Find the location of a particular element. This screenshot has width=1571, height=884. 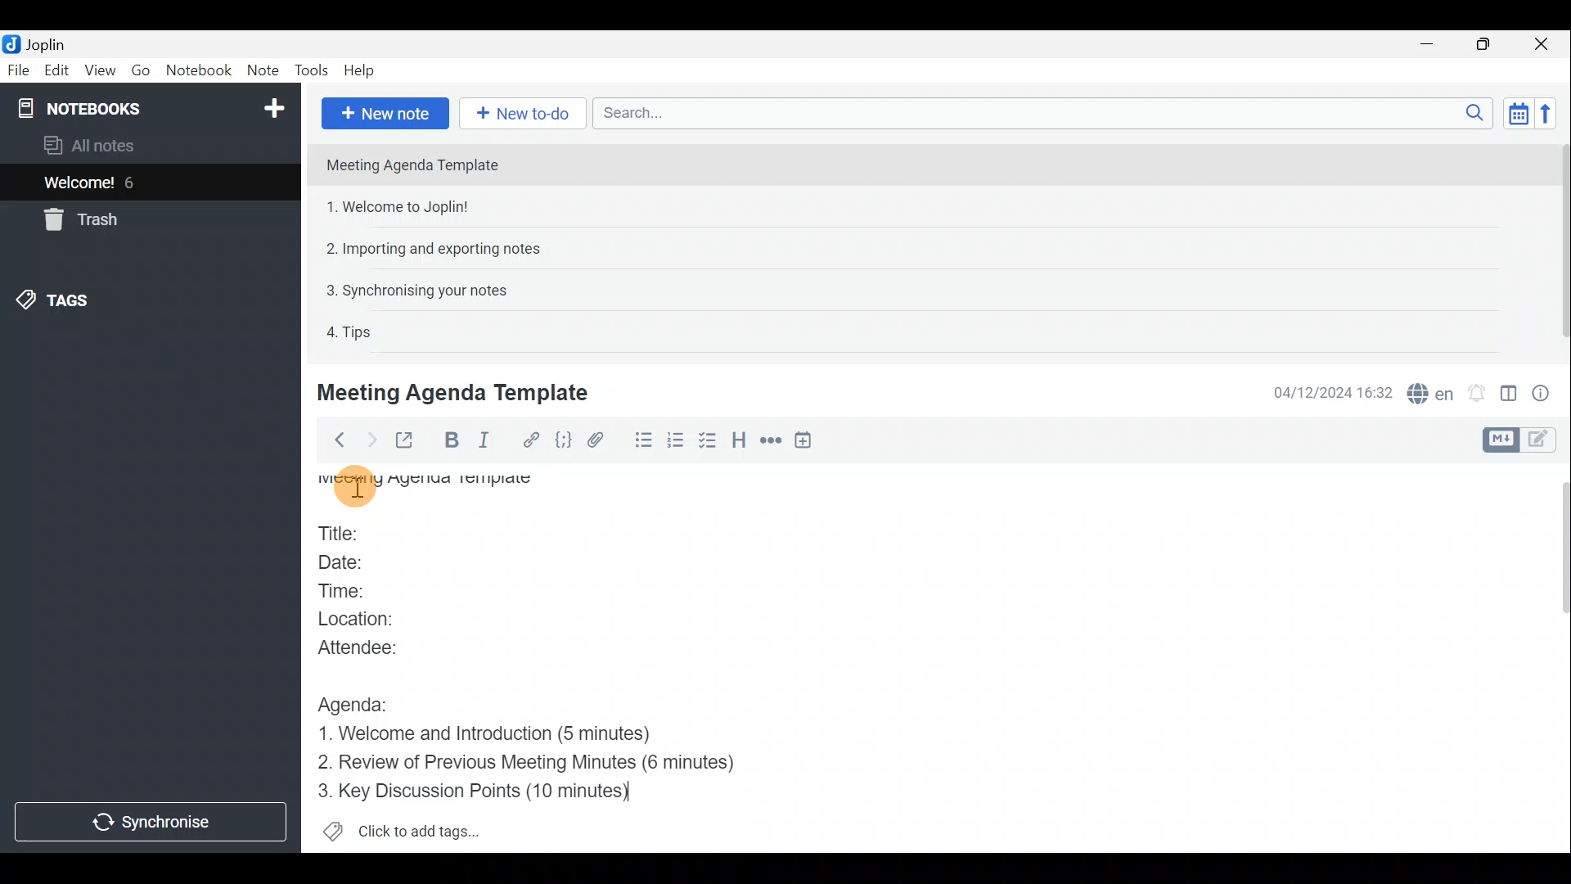

New to-do is located at coordinates (520, 112).